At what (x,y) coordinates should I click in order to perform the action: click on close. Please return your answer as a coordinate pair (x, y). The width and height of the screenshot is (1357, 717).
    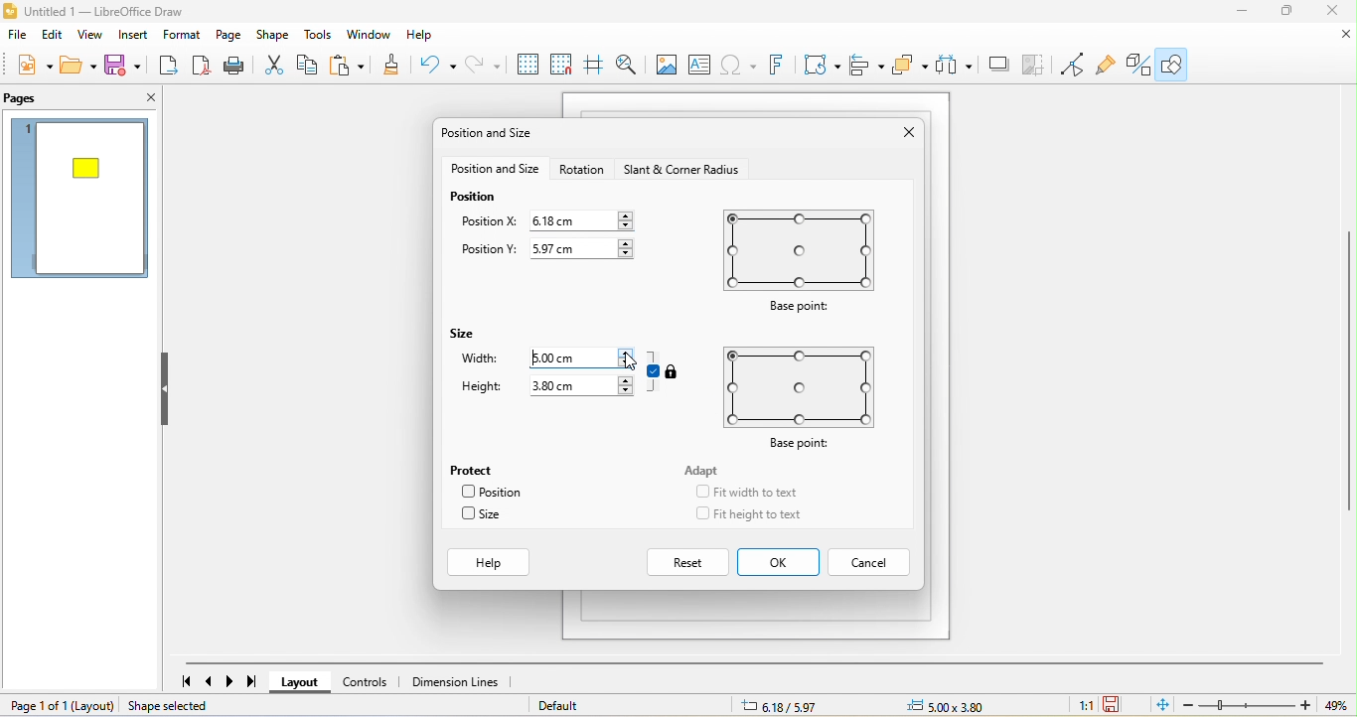
    Looking at the image, I should click on (1335, 14).